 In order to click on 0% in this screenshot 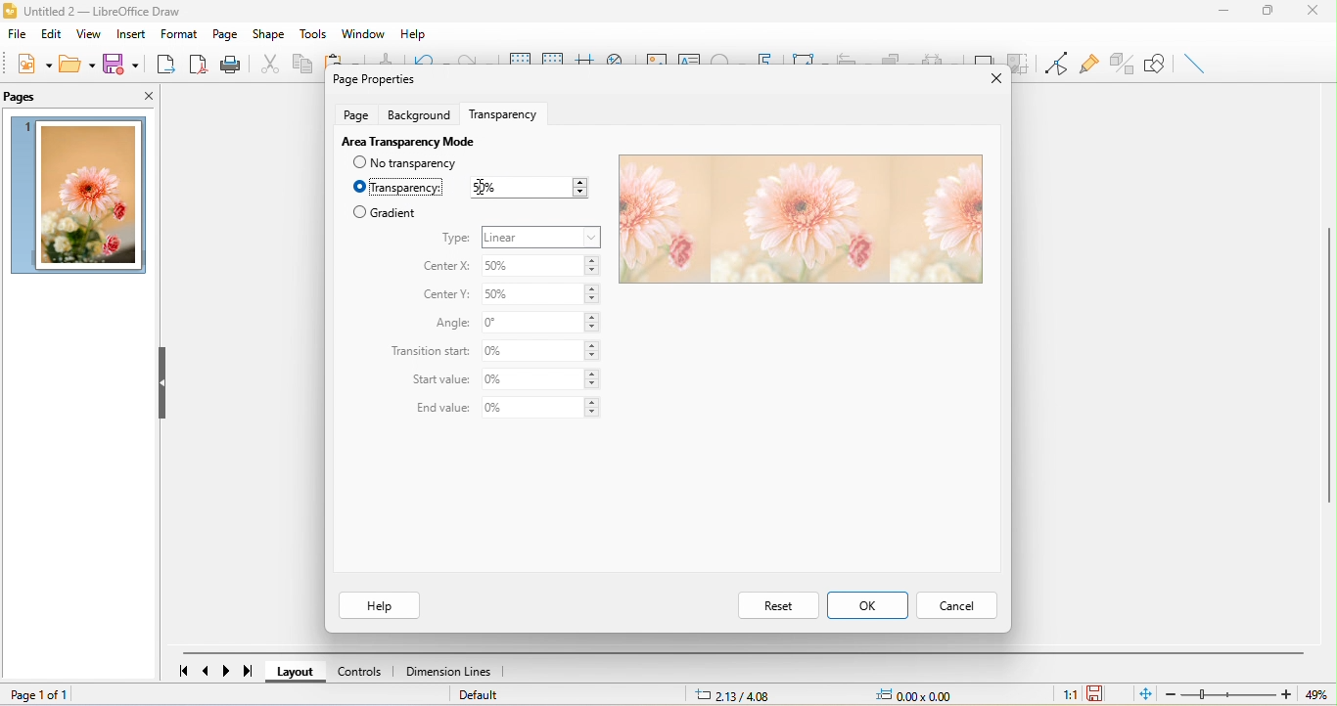, I will do `click(540, 409)`.